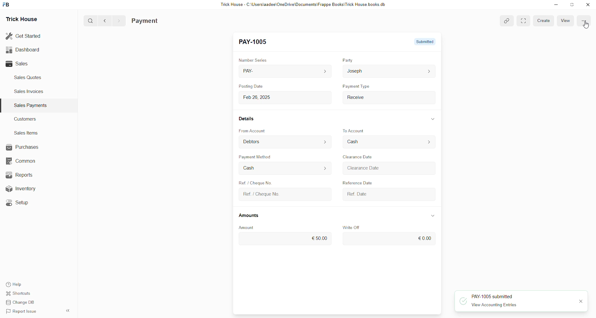  Describe the element at coordinates (346, 60) in the screenshot. I see `Party` at that location.